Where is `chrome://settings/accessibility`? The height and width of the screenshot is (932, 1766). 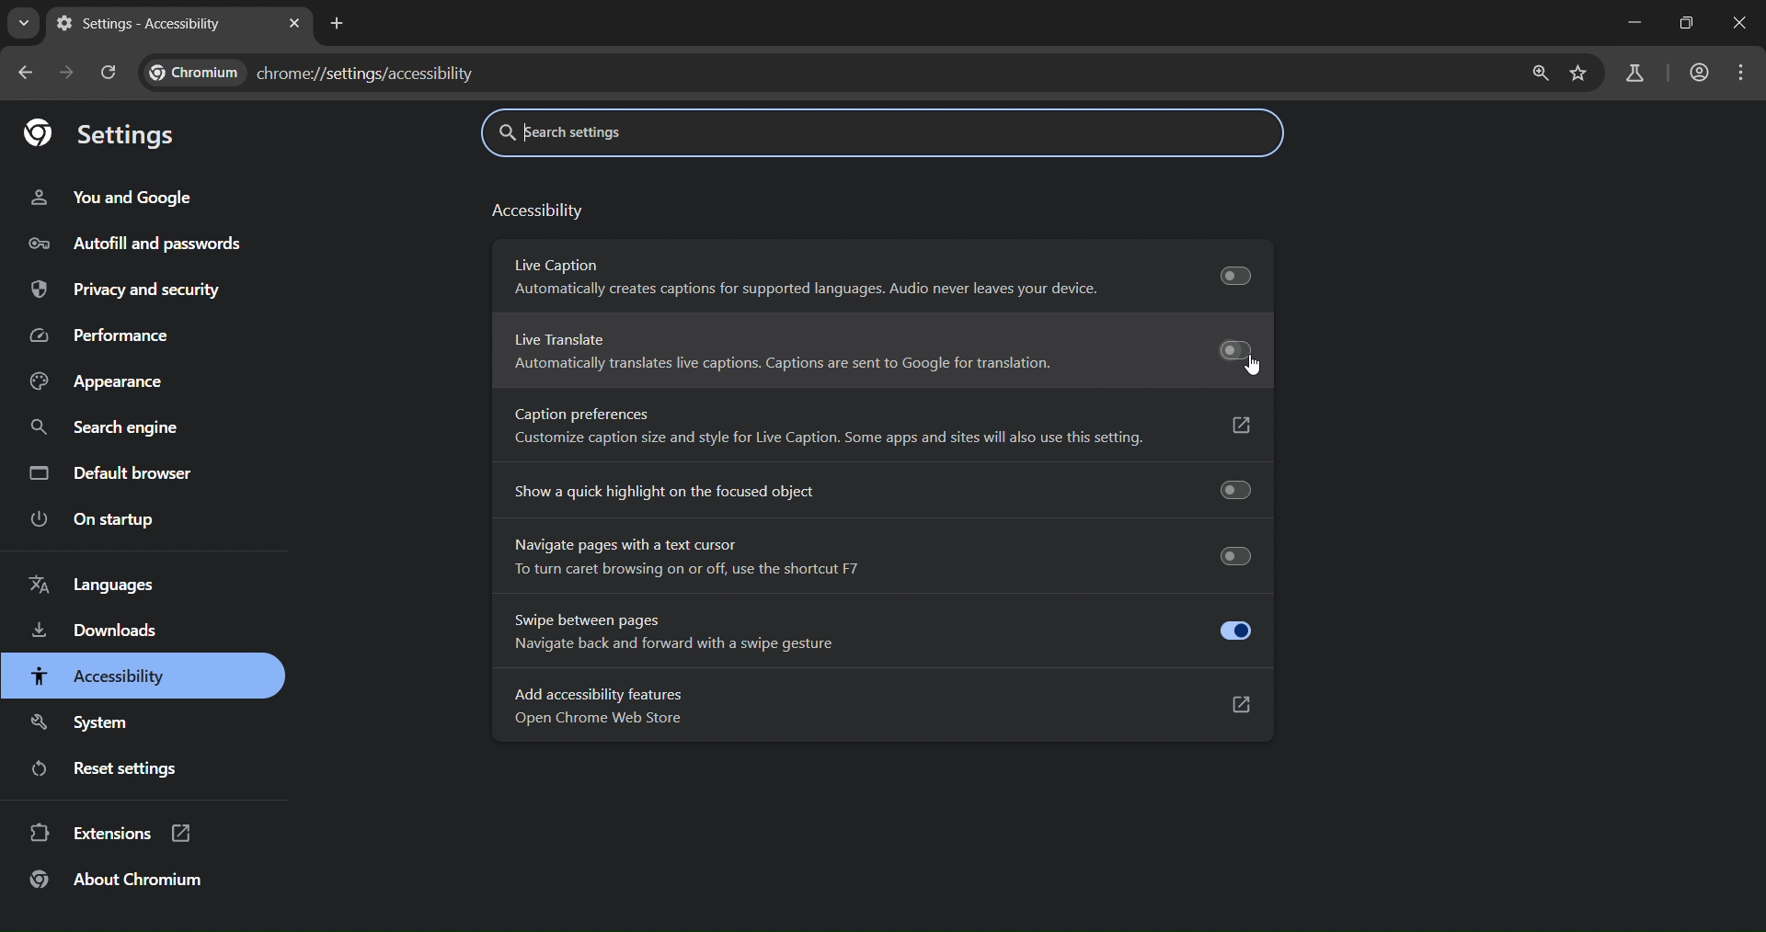 chrome://settings/accessibility is located at coordinates (369, 72).